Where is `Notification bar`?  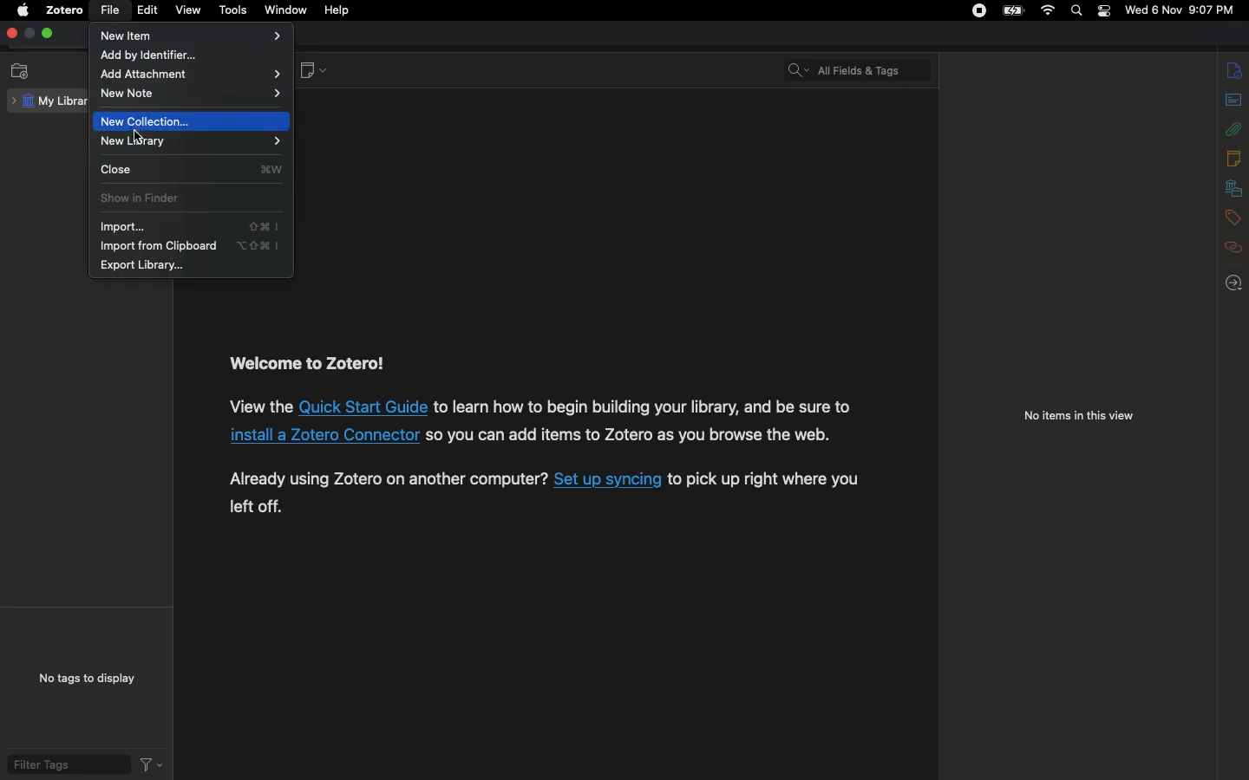
Notification bar is located at coordinates (1102, 13).